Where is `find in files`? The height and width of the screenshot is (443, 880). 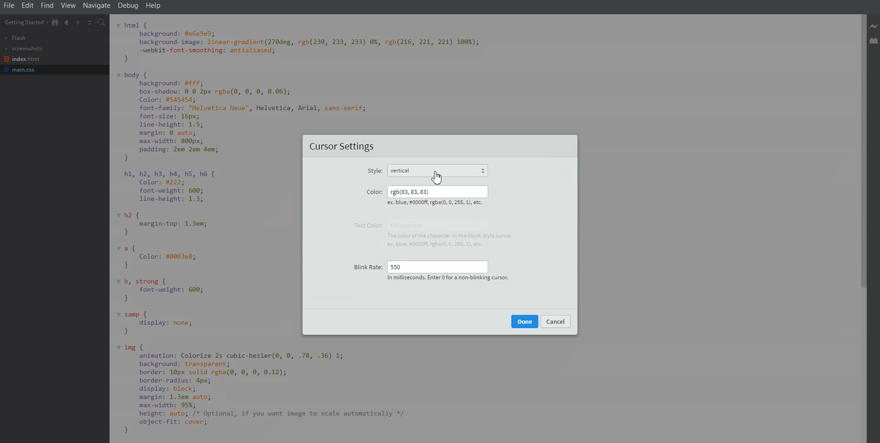 find in files is located at coordinates (102, 22).